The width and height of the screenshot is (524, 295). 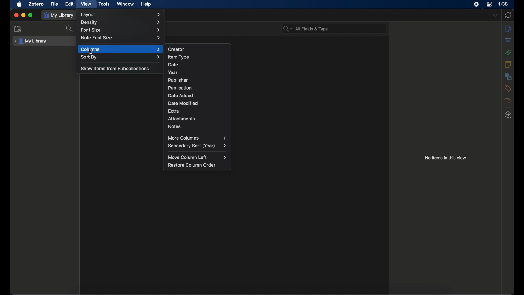 What do you see at coordinates (192, 165) in the screenshot?
I see `restore column order` at bounding box center [192, 165].